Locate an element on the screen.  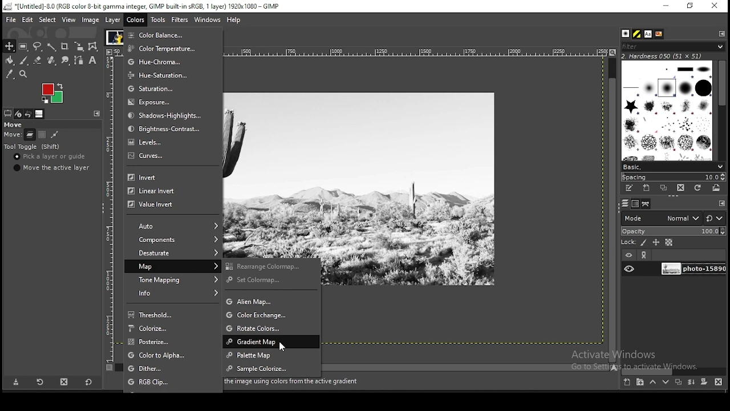
lock size and position is located at coordinates (656, 242).